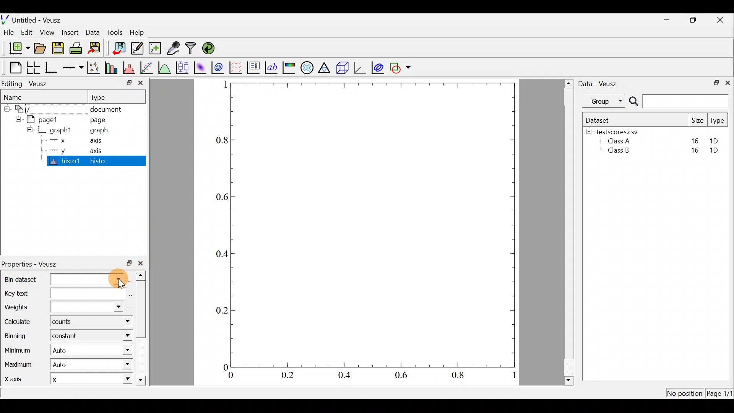  I want to click on Add an axis to the plot, so click(73, 68).